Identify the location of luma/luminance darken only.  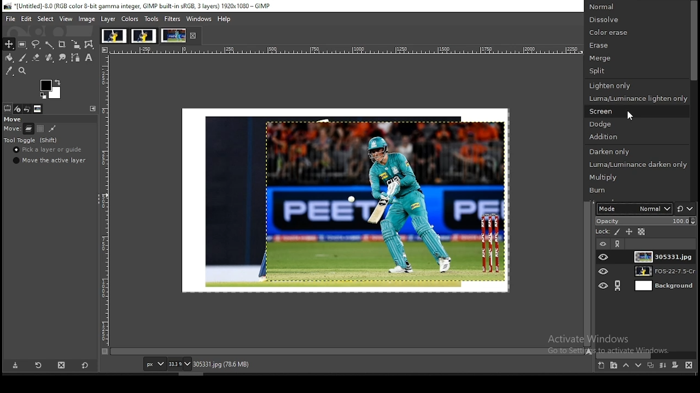
(637, 163).